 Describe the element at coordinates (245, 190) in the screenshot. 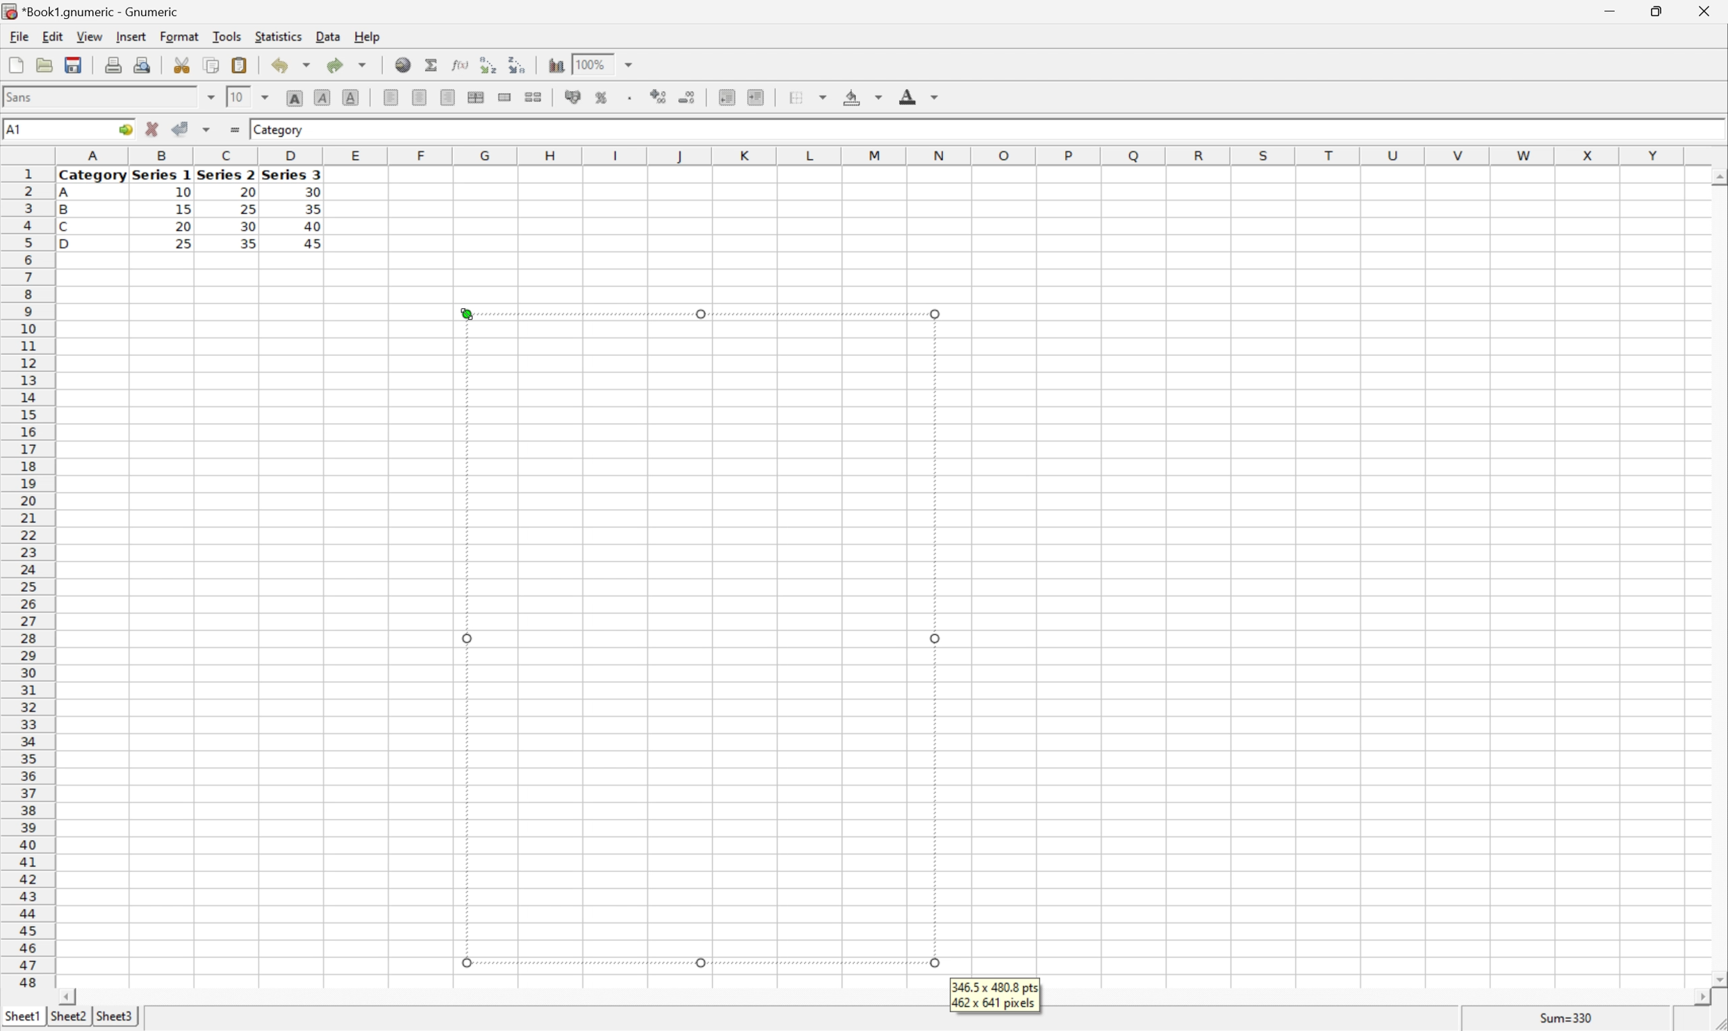

I see `20` at that location.